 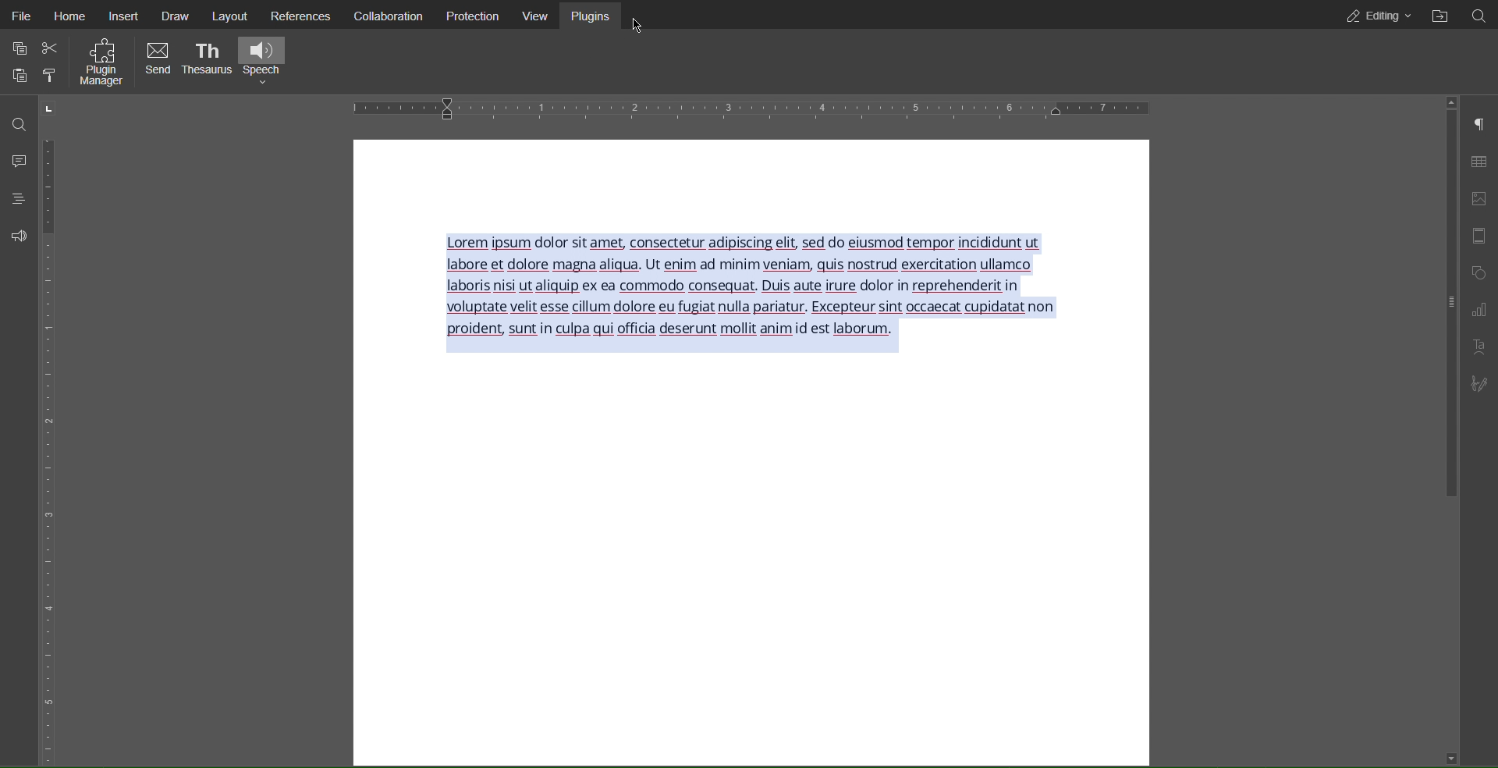 I want to click on Protection, so click(x=475, y=16).